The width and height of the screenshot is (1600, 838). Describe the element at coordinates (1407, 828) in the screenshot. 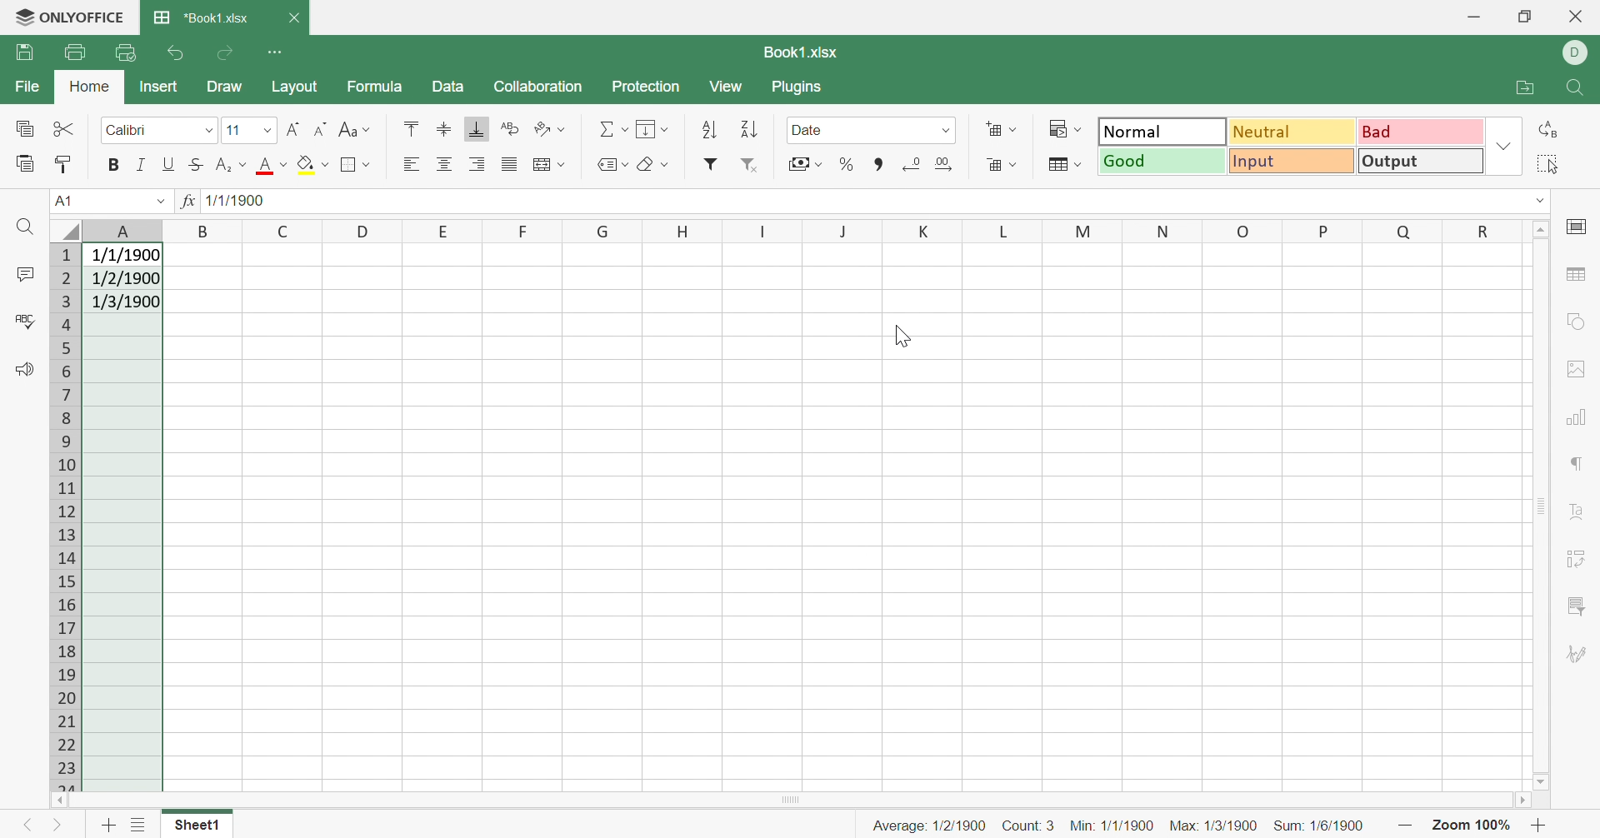

I see `Zoom out` at that location.